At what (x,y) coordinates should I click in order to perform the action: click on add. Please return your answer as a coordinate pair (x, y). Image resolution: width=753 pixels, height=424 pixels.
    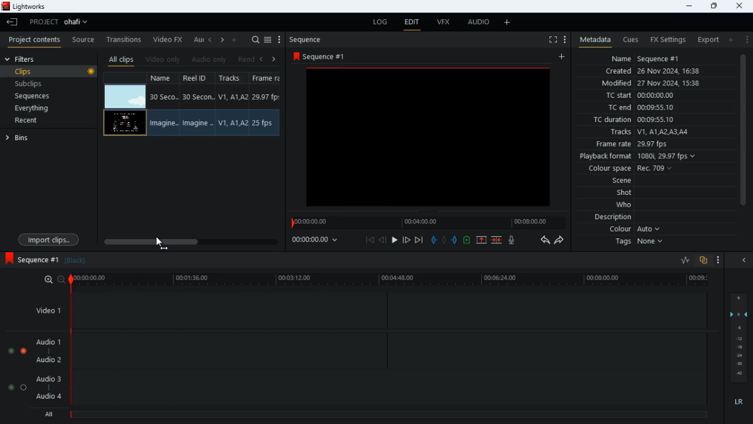
    Looking at the image, I should click on (731, 40).